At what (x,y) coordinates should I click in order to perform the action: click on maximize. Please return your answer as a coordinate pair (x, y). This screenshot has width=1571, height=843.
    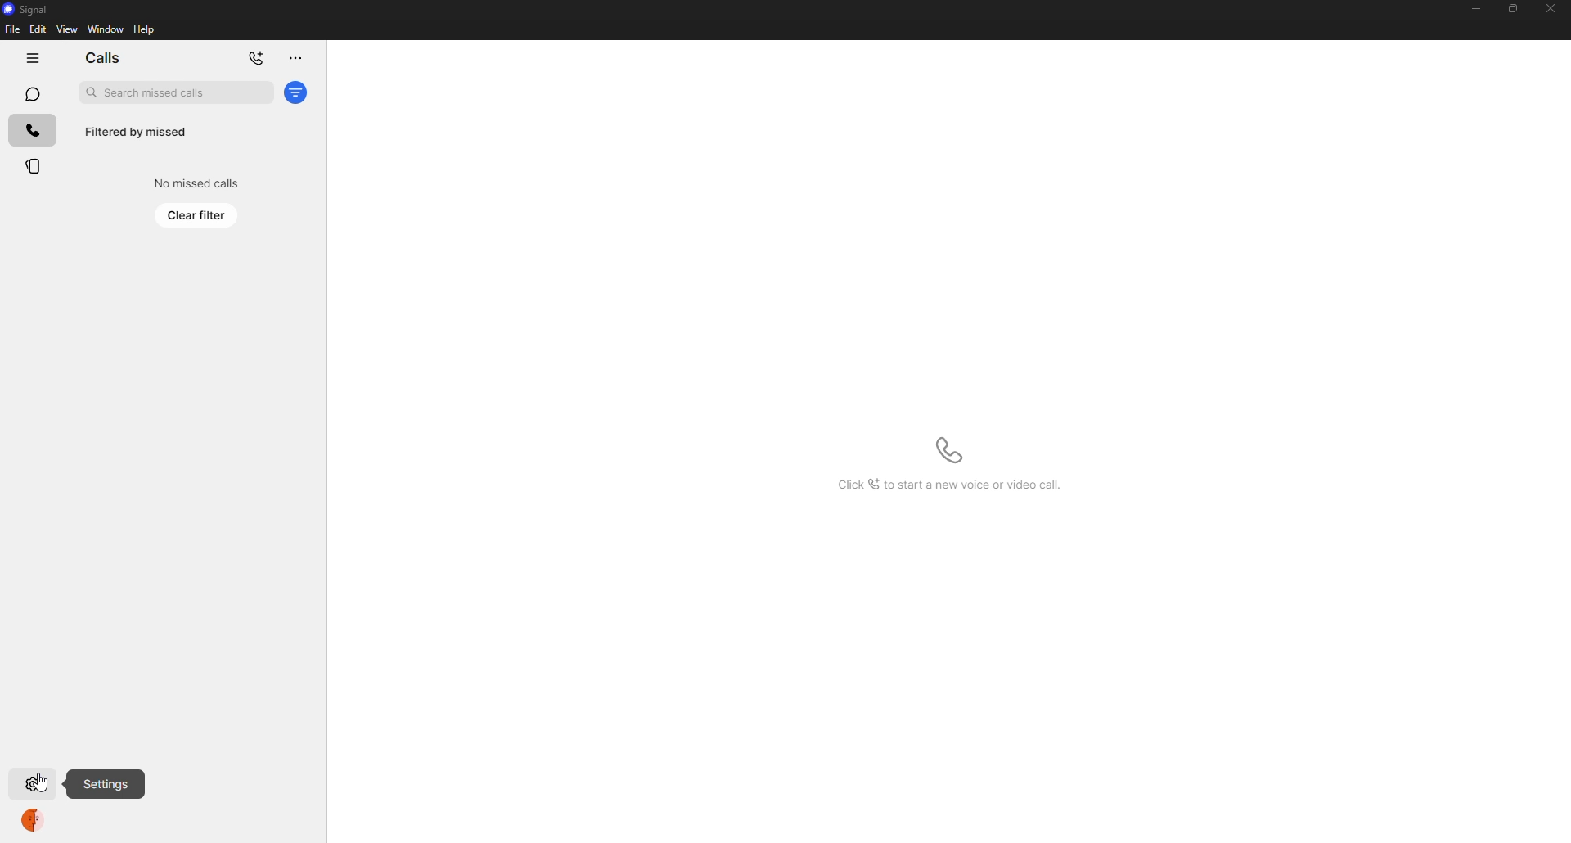
    Looking at the image, I should click on (1508, 8).